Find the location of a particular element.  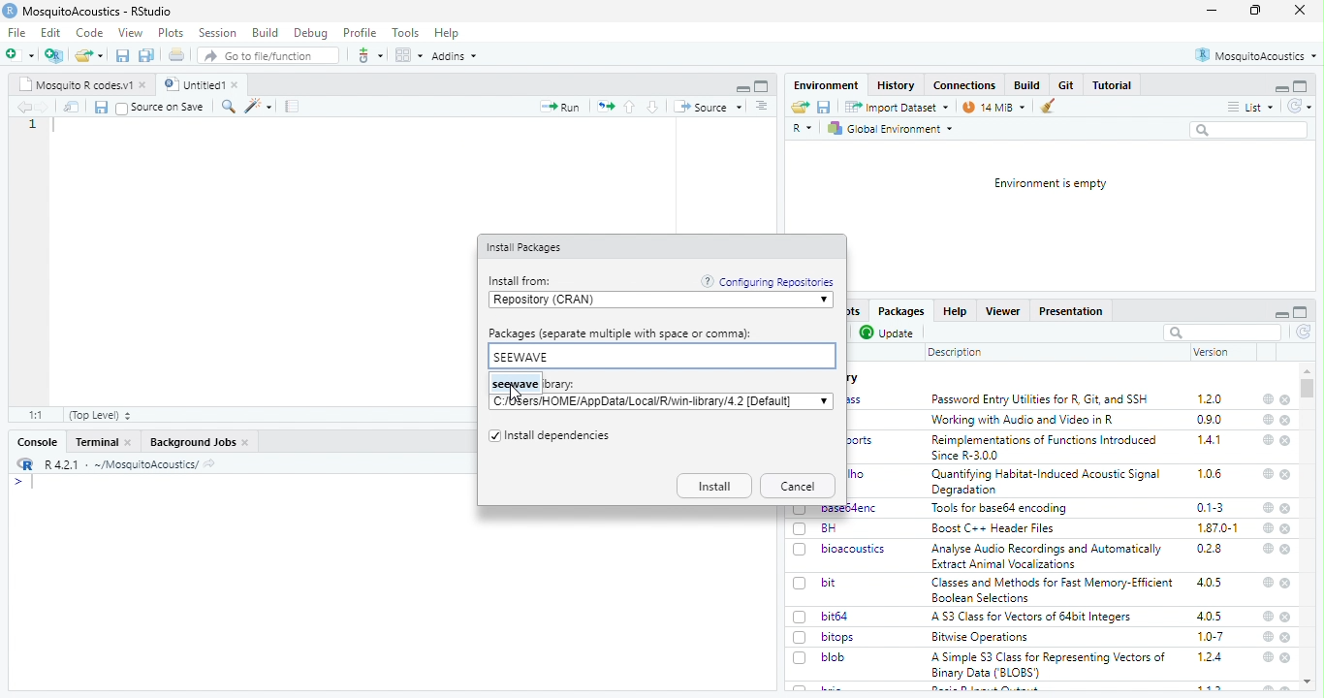

106 is located at coordinates (1210, 474).